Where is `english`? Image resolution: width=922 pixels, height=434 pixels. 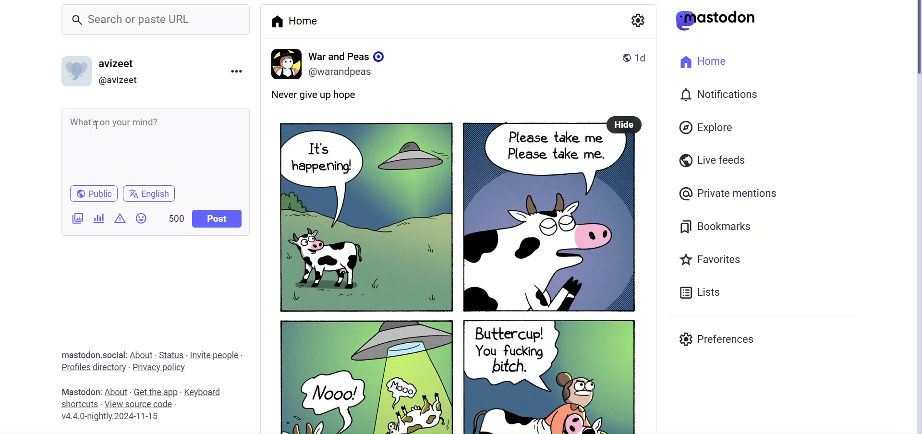 english is located at coordinates (150, 194).